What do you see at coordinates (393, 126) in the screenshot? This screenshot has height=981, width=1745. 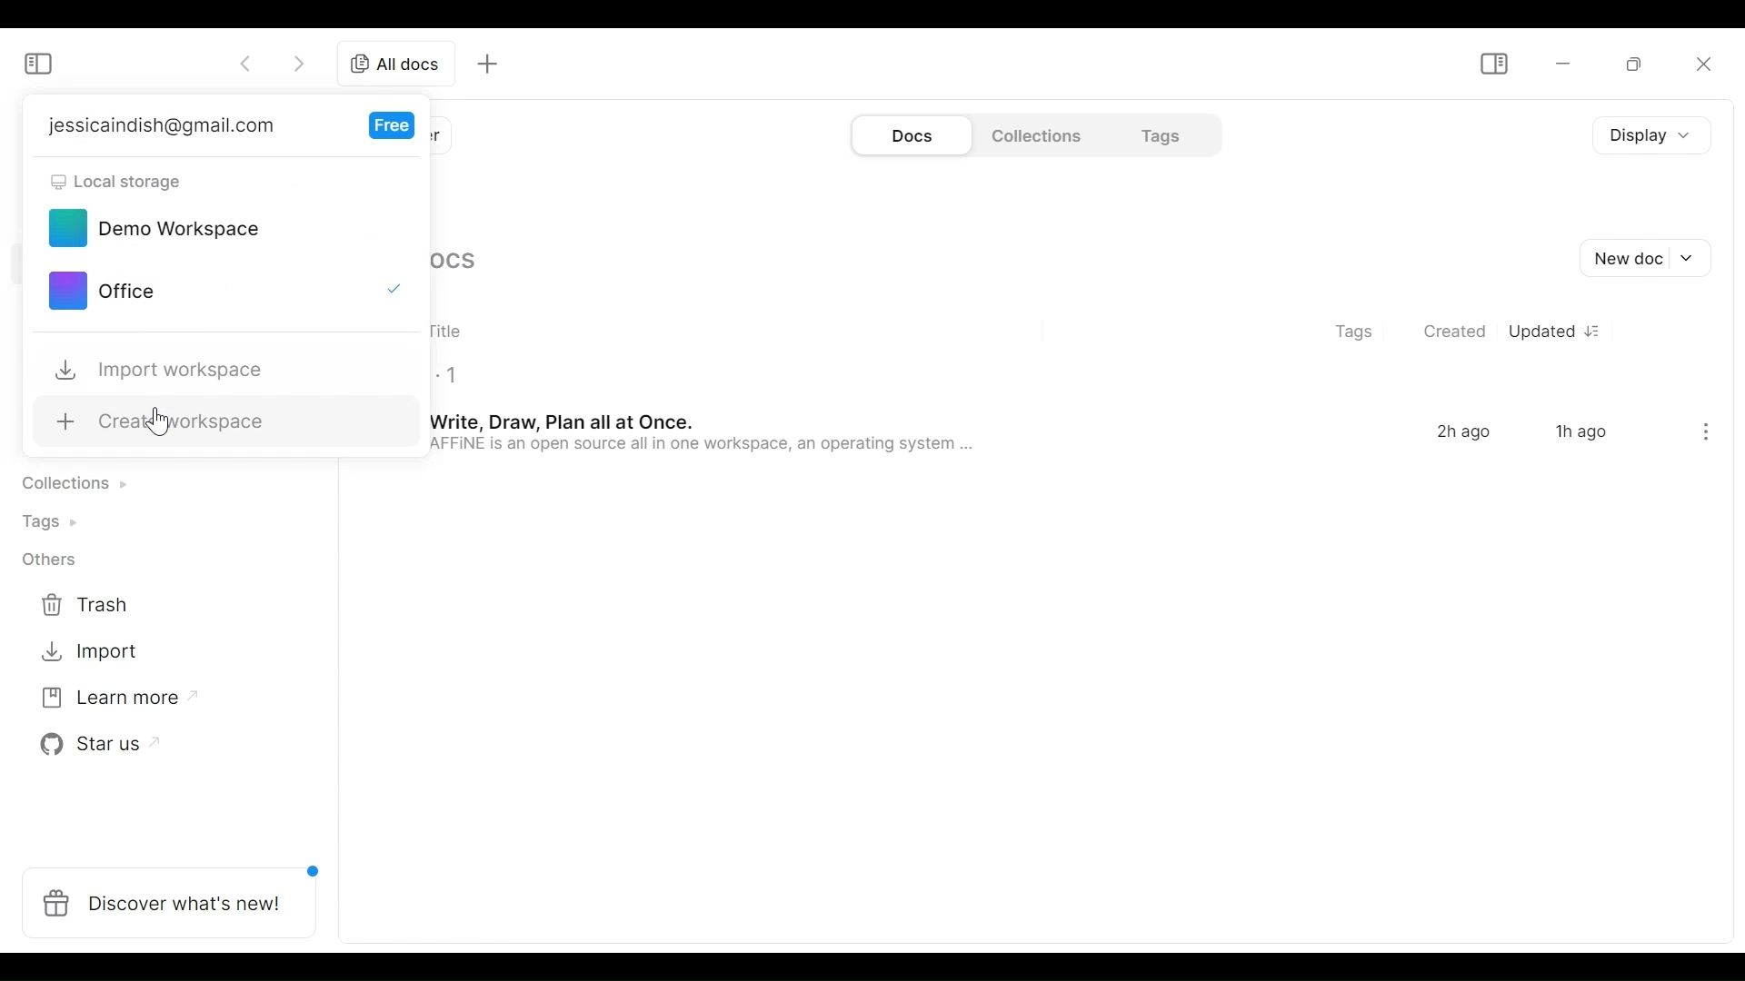 I see `Free` at bounding box center [393, 126].